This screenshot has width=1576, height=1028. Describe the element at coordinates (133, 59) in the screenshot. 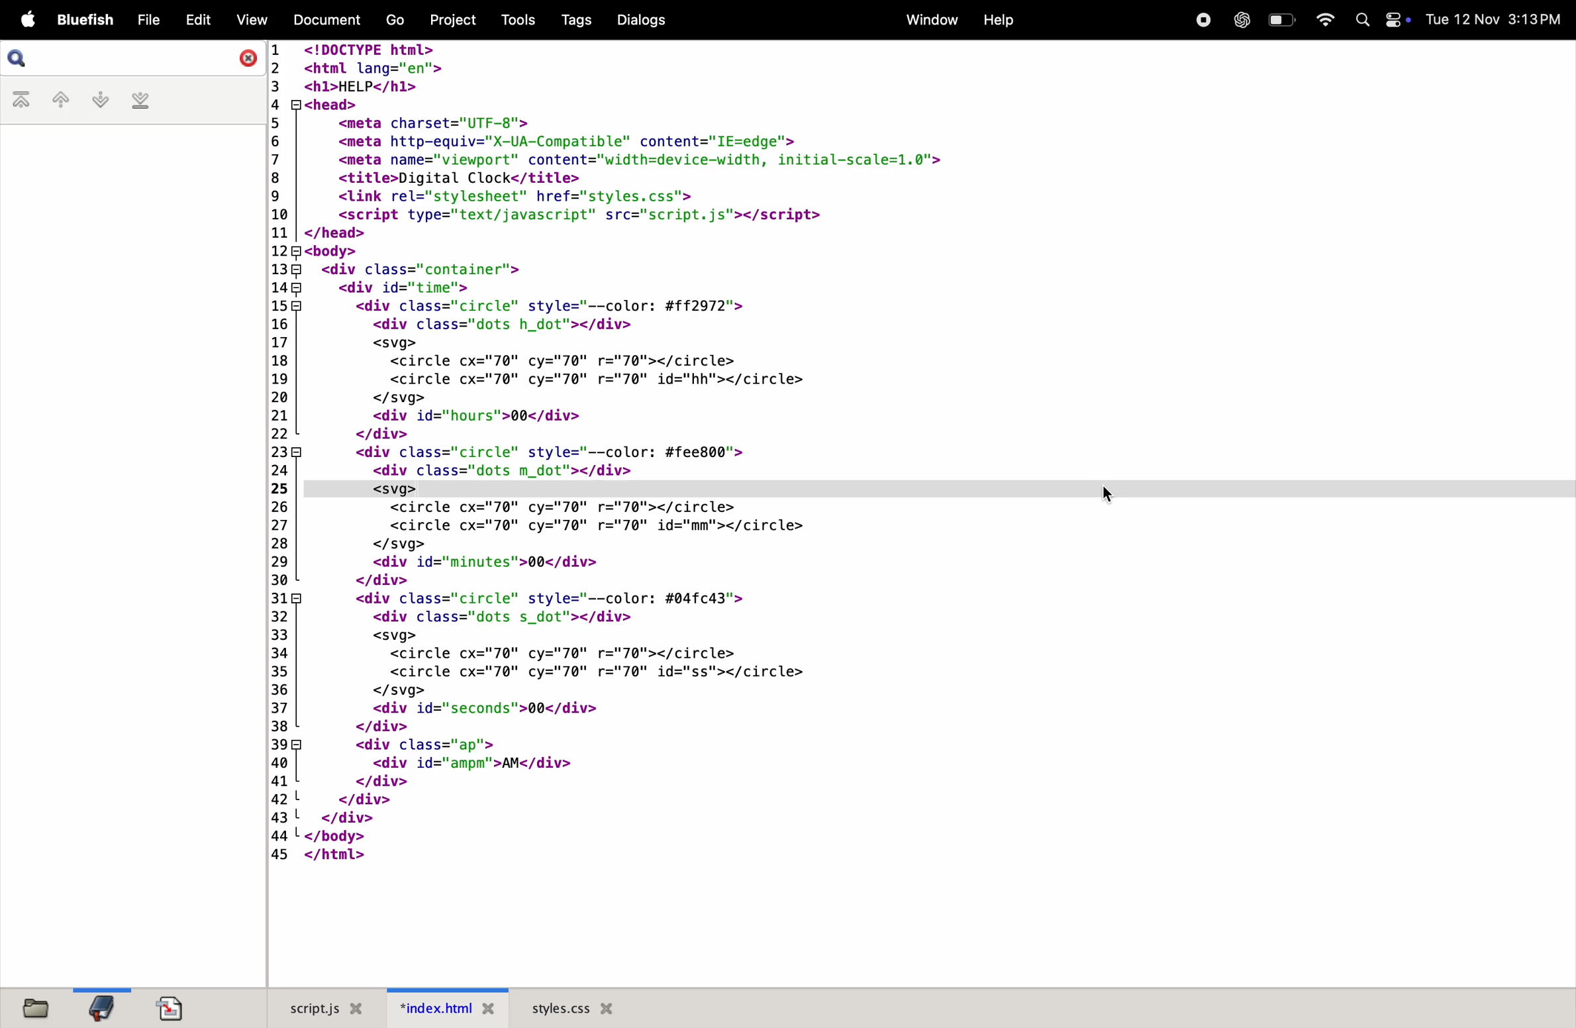

I see `search ` at that location.